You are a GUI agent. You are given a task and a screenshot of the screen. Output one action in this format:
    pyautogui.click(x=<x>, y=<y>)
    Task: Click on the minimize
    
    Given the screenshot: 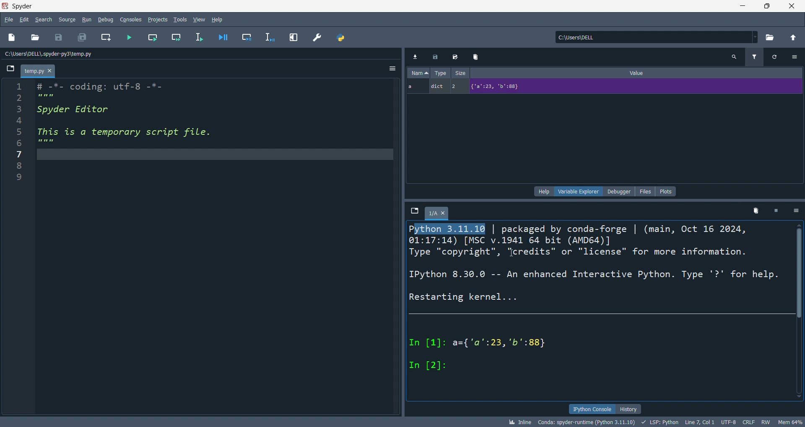 What is the action you would take?
    pyautogui.click(x=738, y=6)
    